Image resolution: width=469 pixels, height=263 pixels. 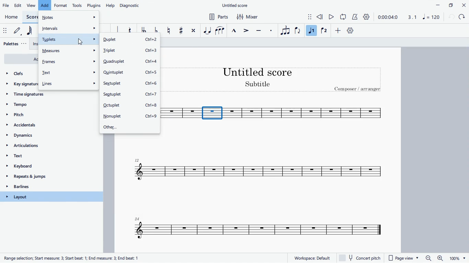 I want to click on pitch, so click(x=27, y=114).